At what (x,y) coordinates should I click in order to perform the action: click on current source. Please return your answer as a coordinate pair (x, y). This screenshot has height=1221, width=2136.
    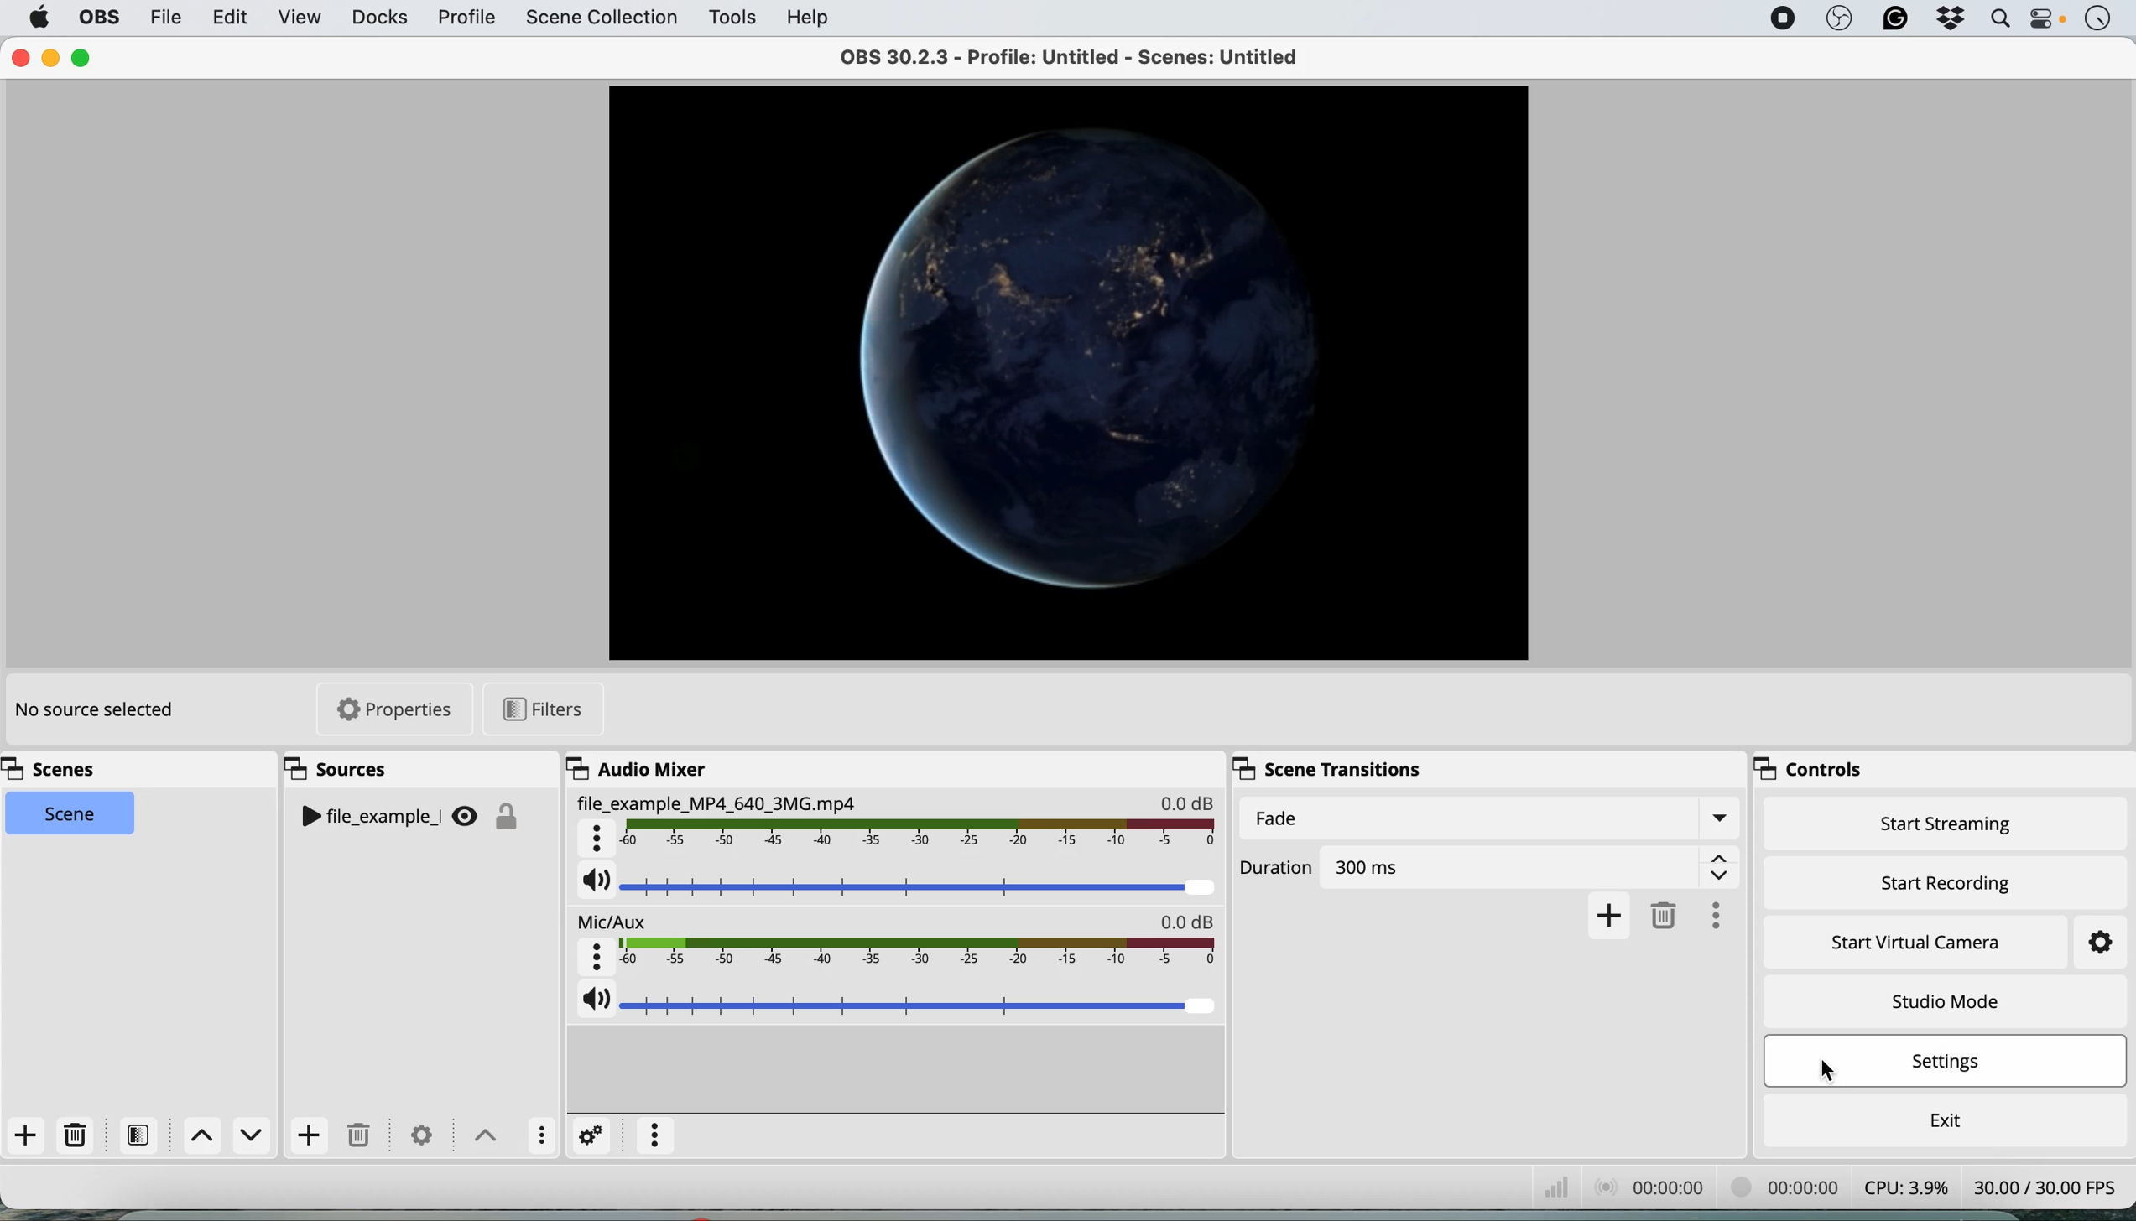
    Looking at the image, I should click on (1070, 374).